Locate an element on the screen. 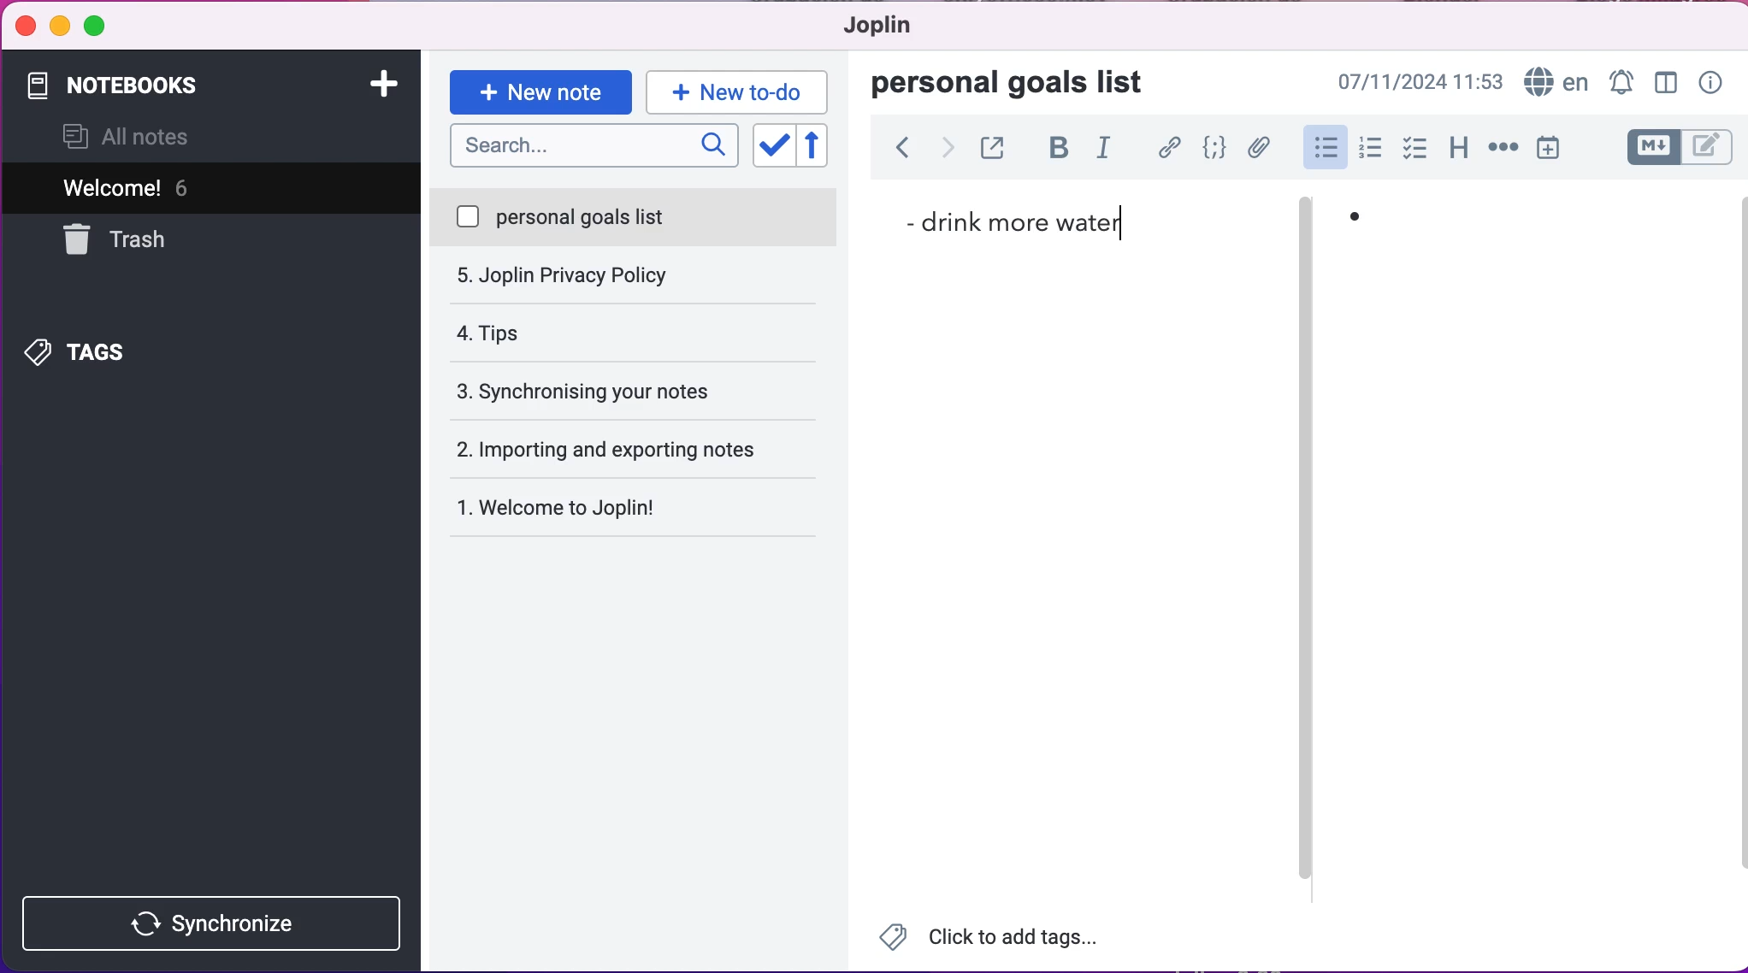 This screenshot has width=1748, height=973. bulleted lists is located at coordinates (1324, 148).